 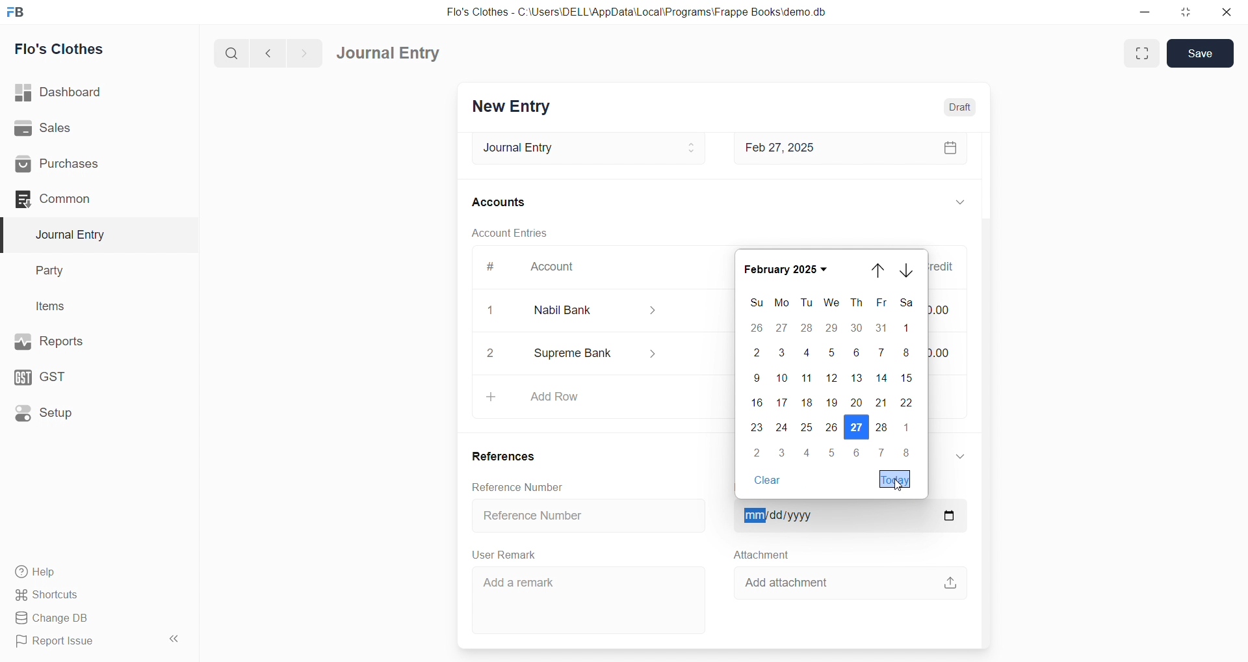 I want to click on search, so click(x=229, y=55).